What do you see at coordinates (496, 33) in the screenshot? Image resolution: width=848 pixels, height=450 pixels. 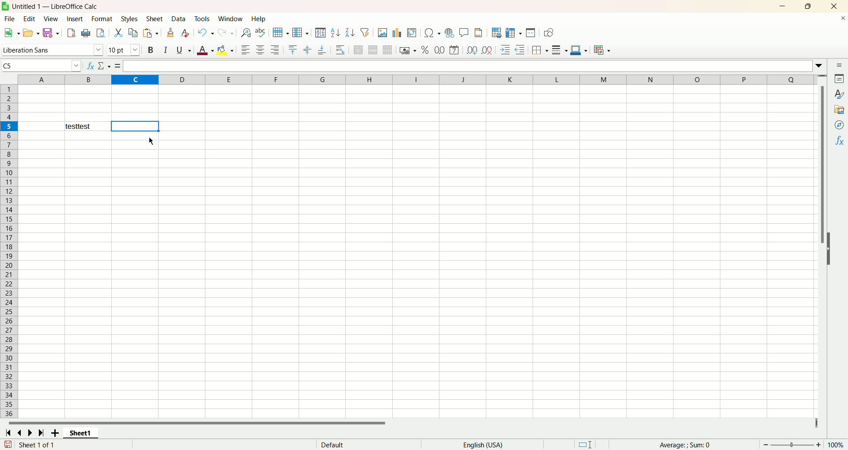 I see `define print area` at bounding box center [496, 33].